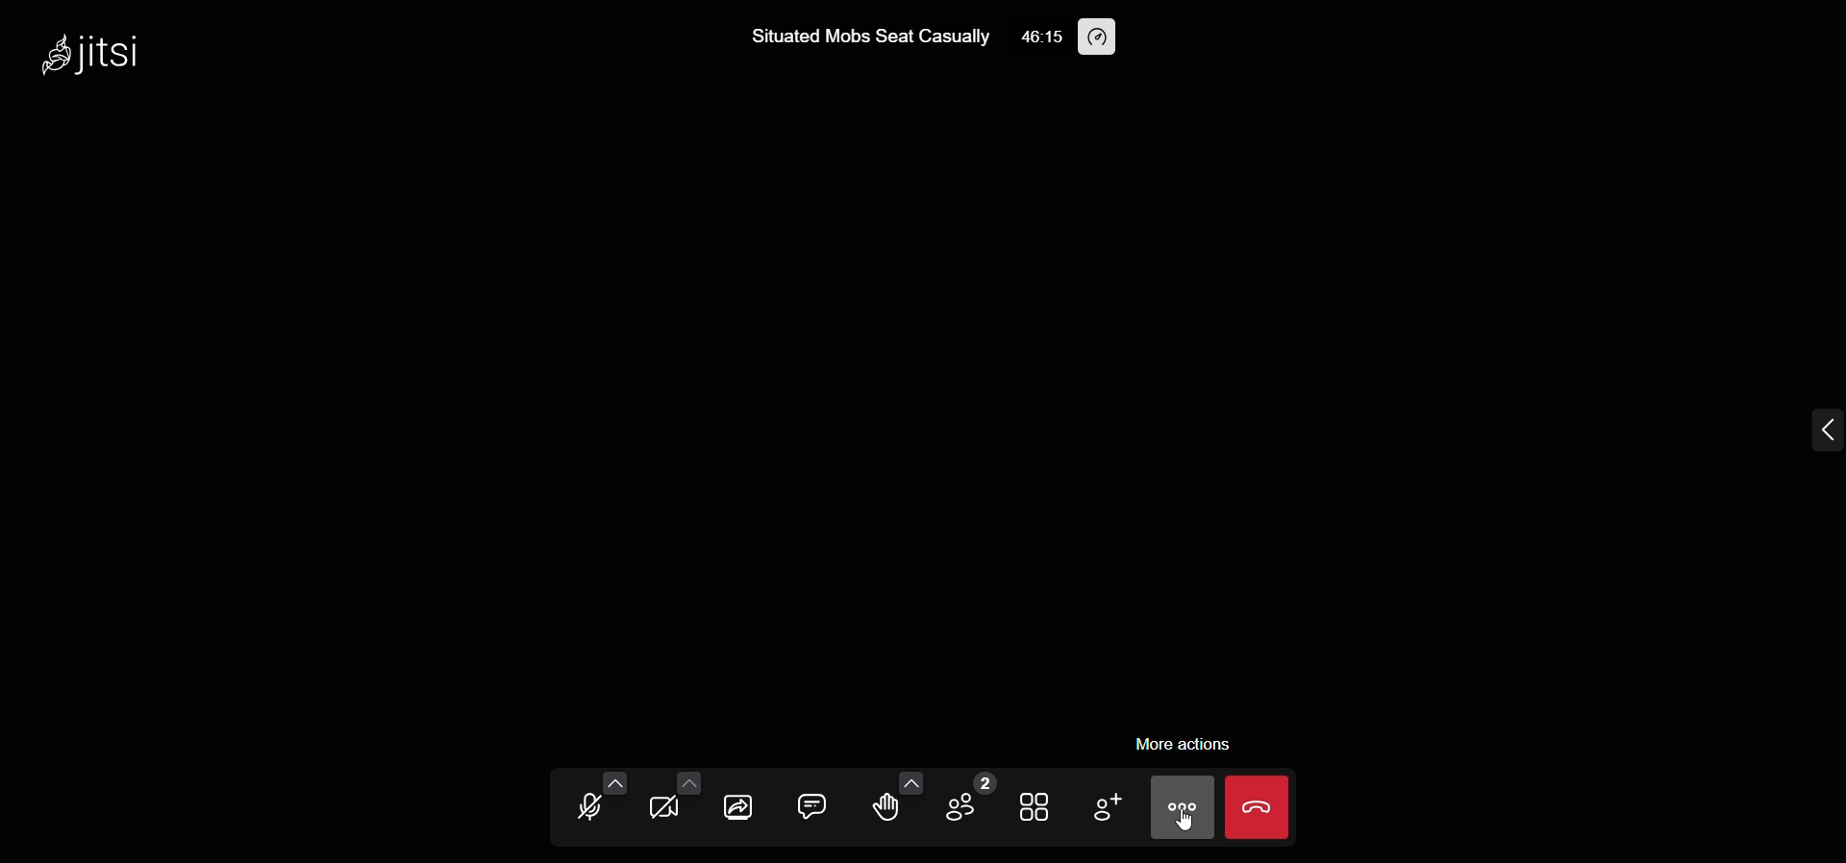 This screenshot has width=1846, height=863. I want to click on invite people, so click(1109, 805).